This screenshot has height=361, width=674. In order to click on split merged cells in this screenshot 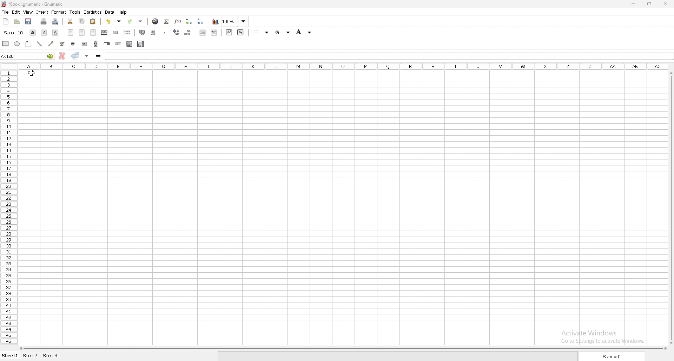, I will do `click(127, 33)`.